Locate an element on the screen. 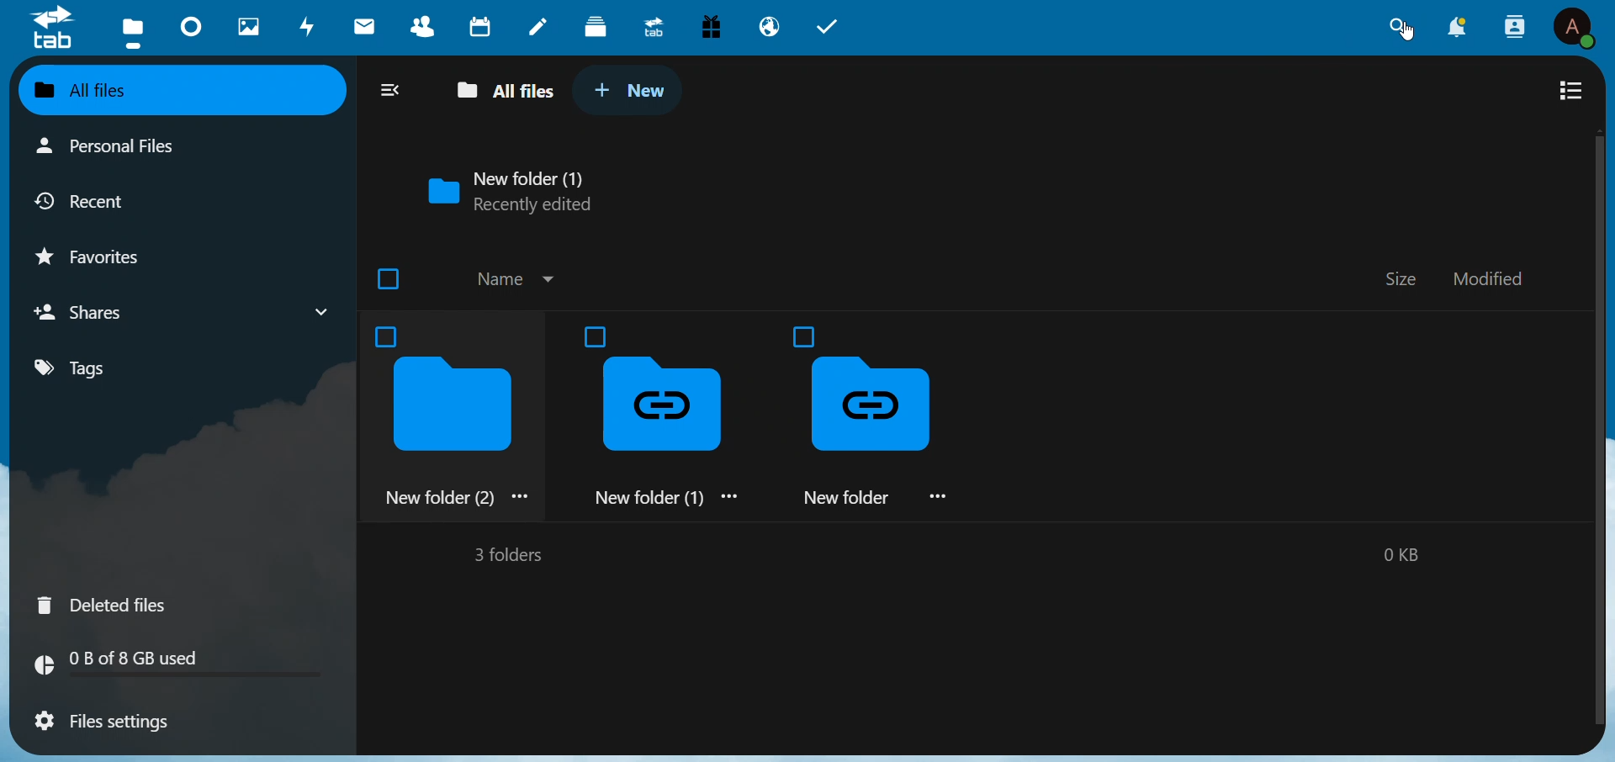 This screenshot has height=762, width=1615. favorites is located at coordinates (97, 256).